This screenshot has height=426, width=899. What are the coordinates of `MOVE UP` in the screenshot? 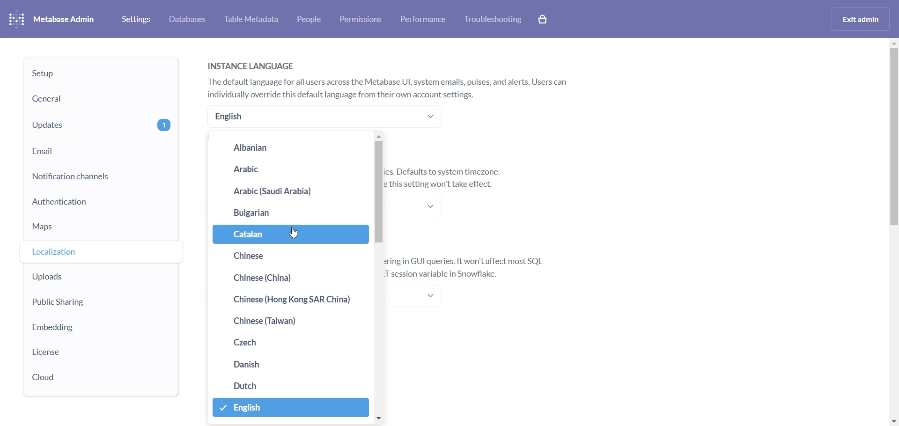 It's located at (893, 45).